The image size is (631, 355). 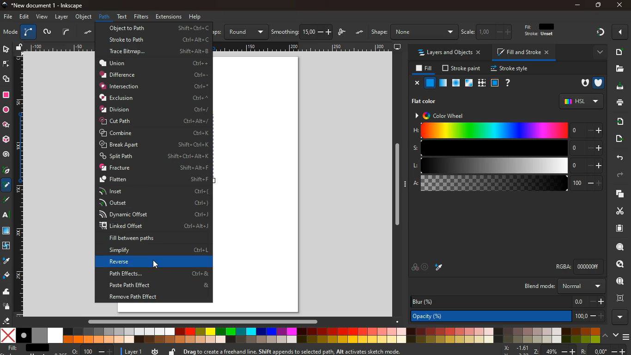 What do you see at coordinates (508, 317) in the screenshot?
I see `opacity` at bounding box center [508, 317].